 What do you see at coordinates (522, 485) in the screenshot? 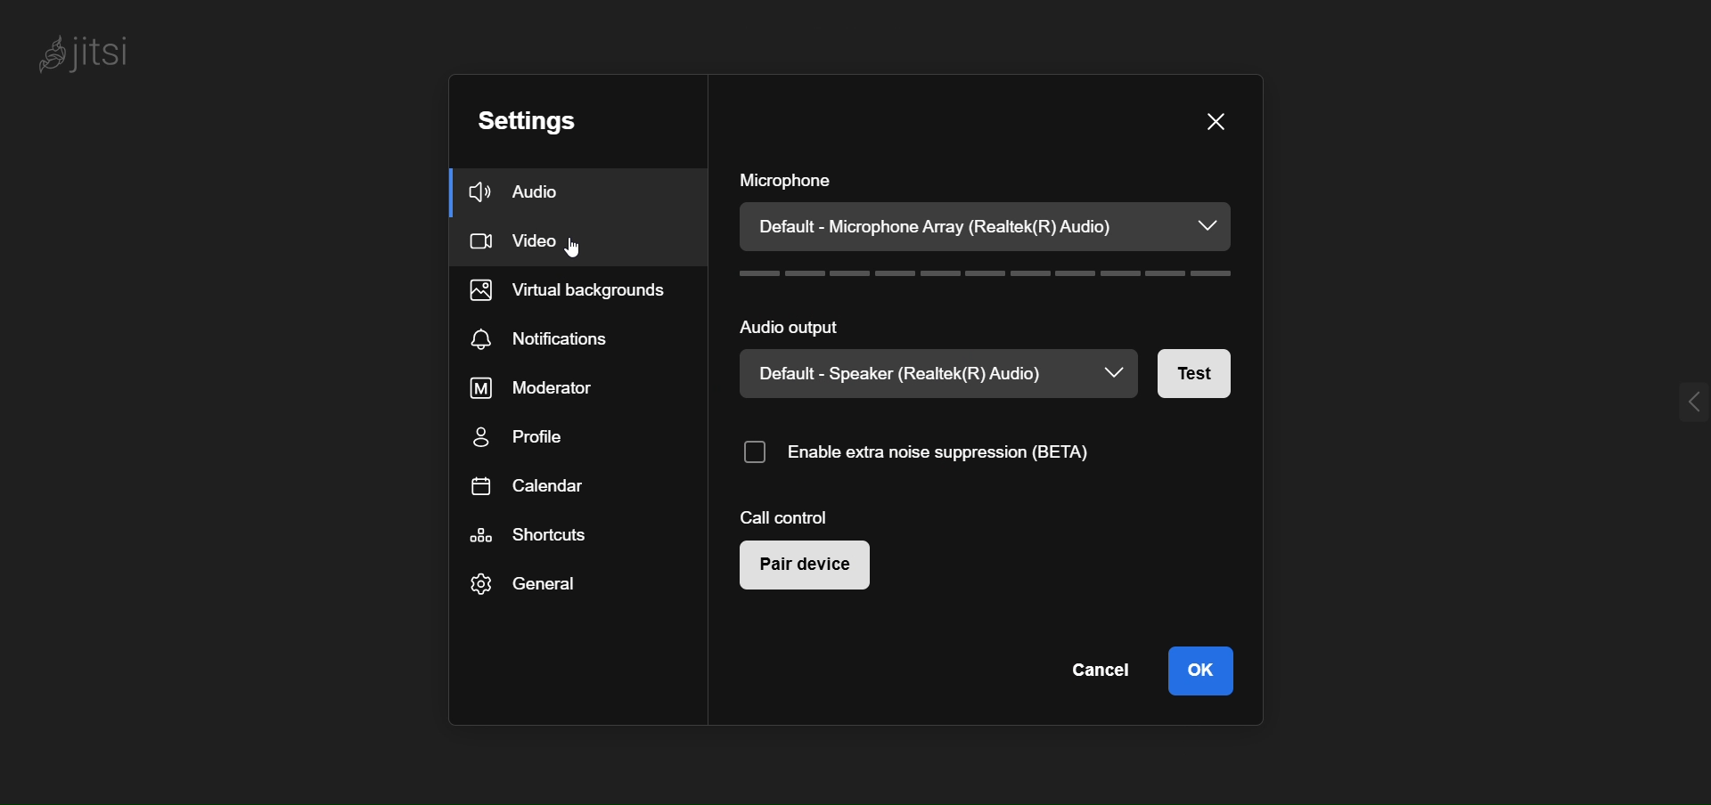
I see `calendar` at bounding box center [522, 485].